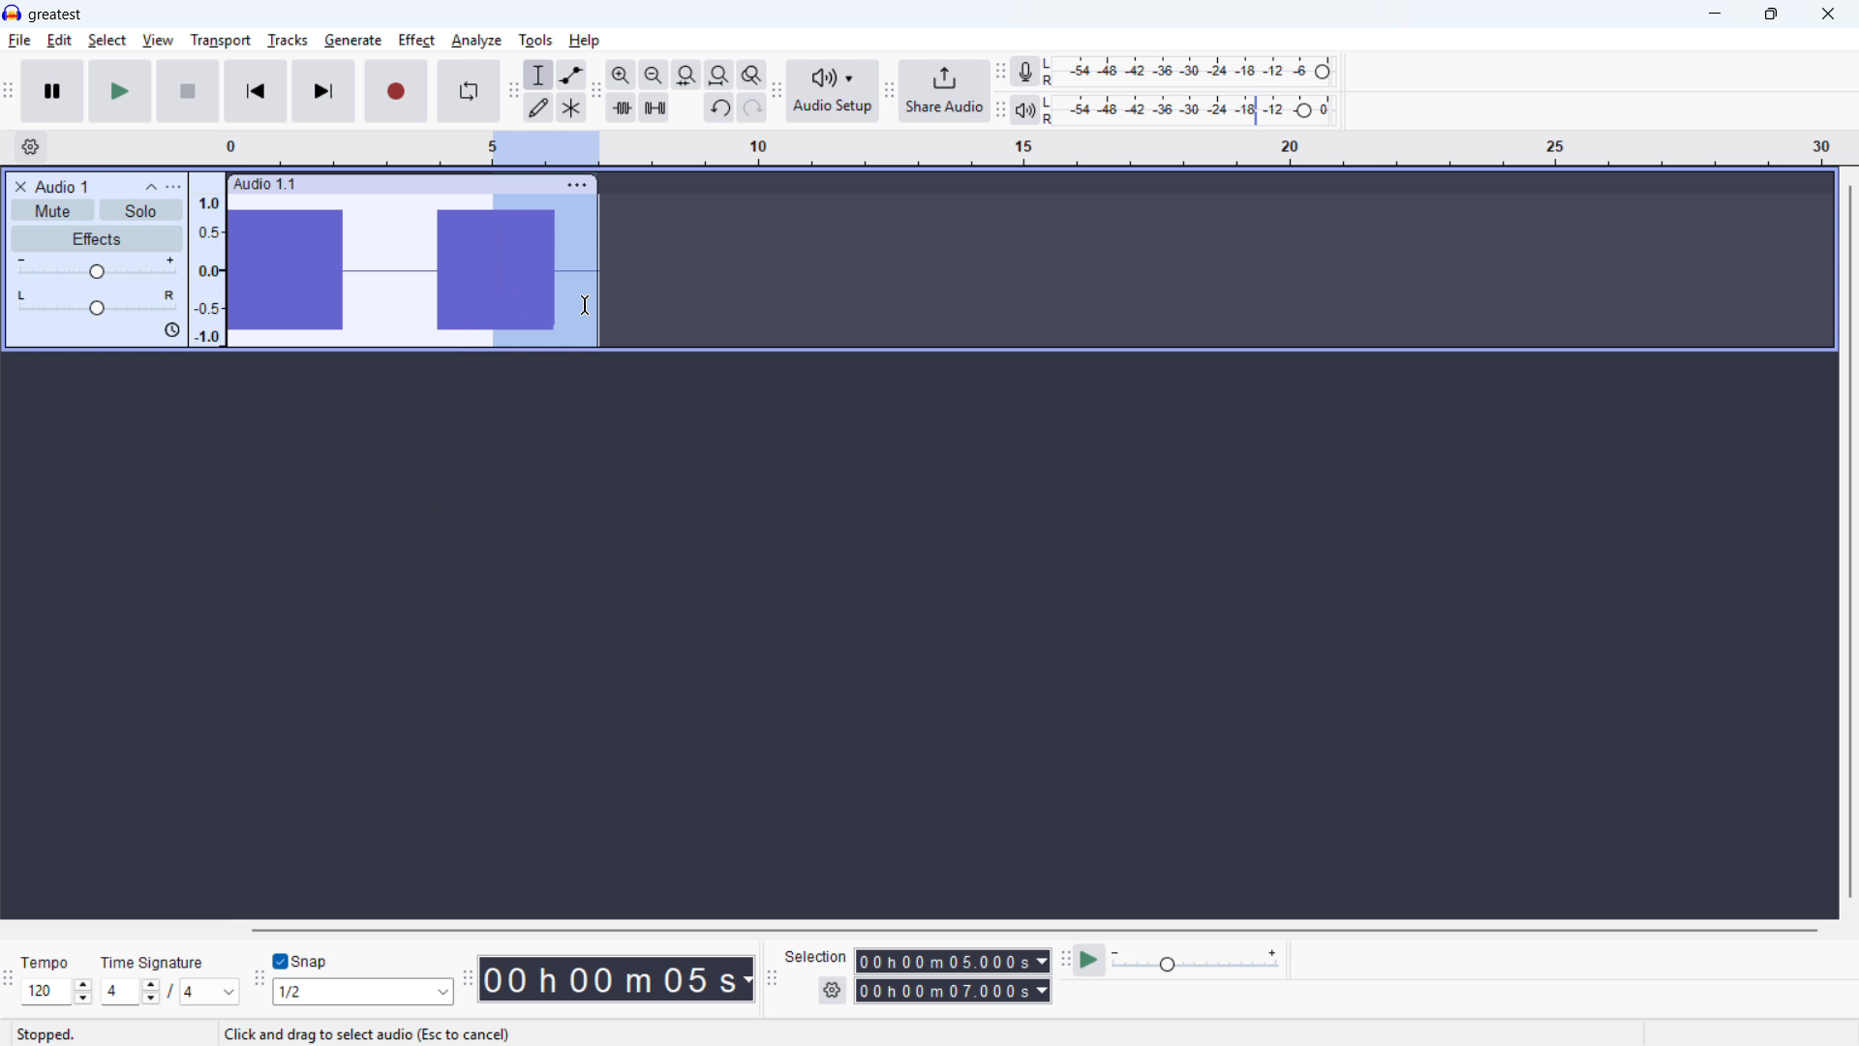 Image resolution: width=1859 pixels, height=1046 pixels. What do you see at coordinates (1089, 962) in the screenshot?
I see `Play at speed ` at bounding box center [1089, 962].